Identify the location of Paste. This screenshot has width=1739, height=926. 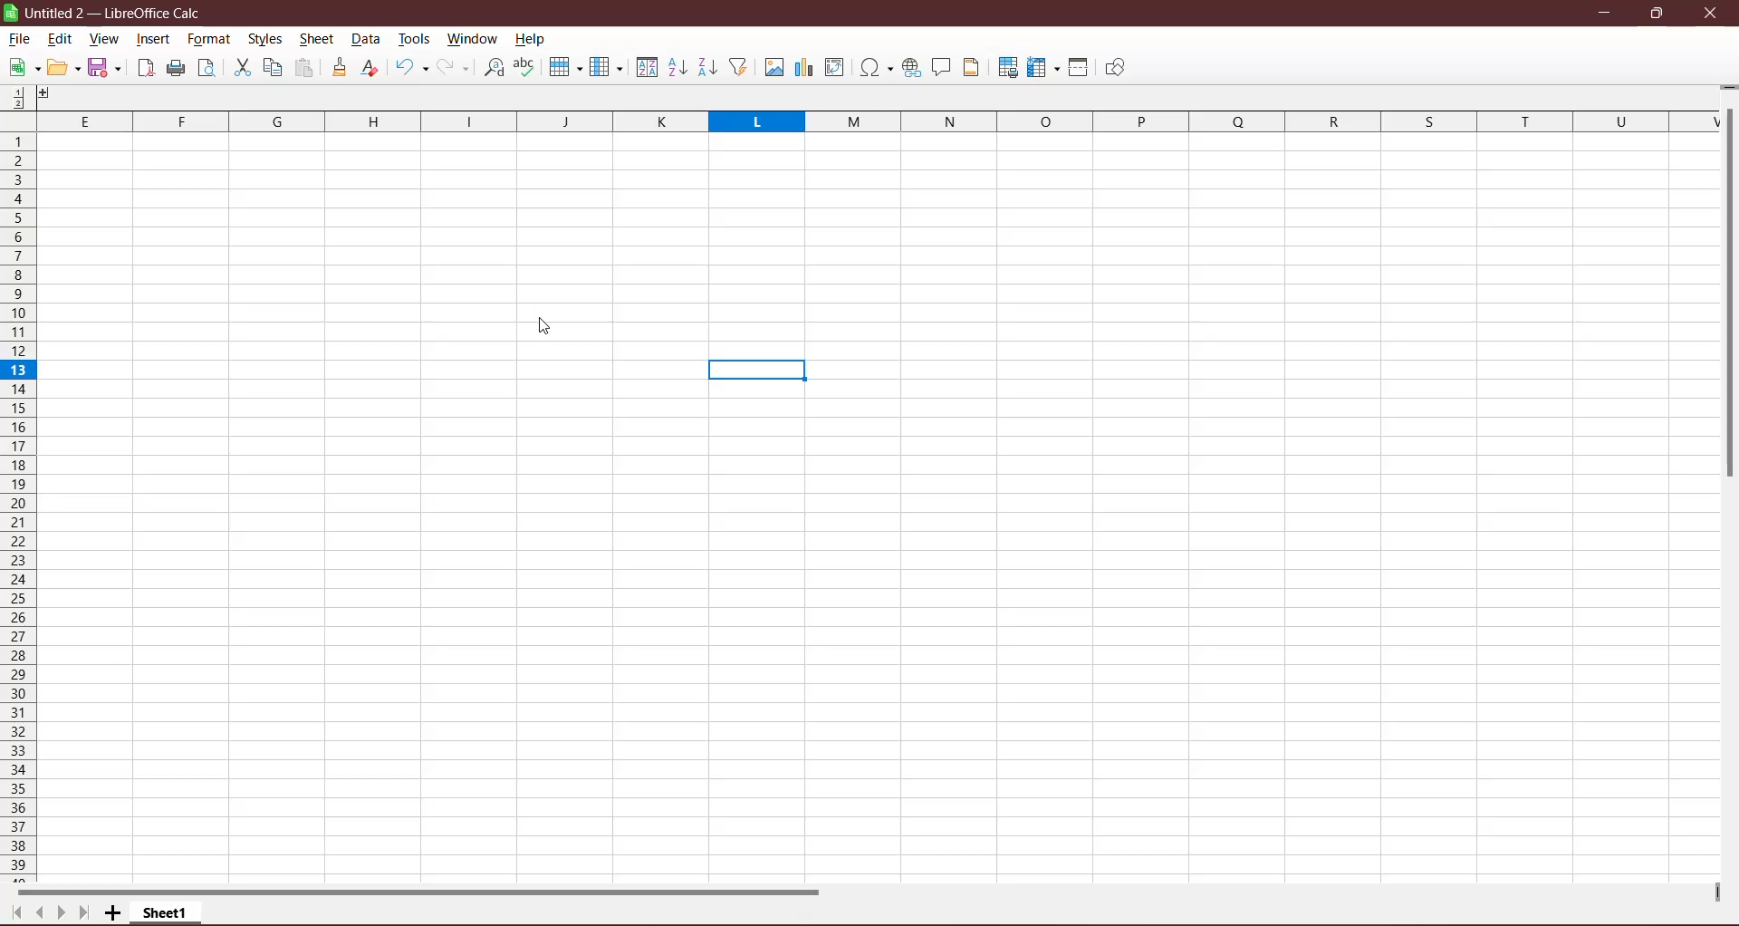
(305, 69).